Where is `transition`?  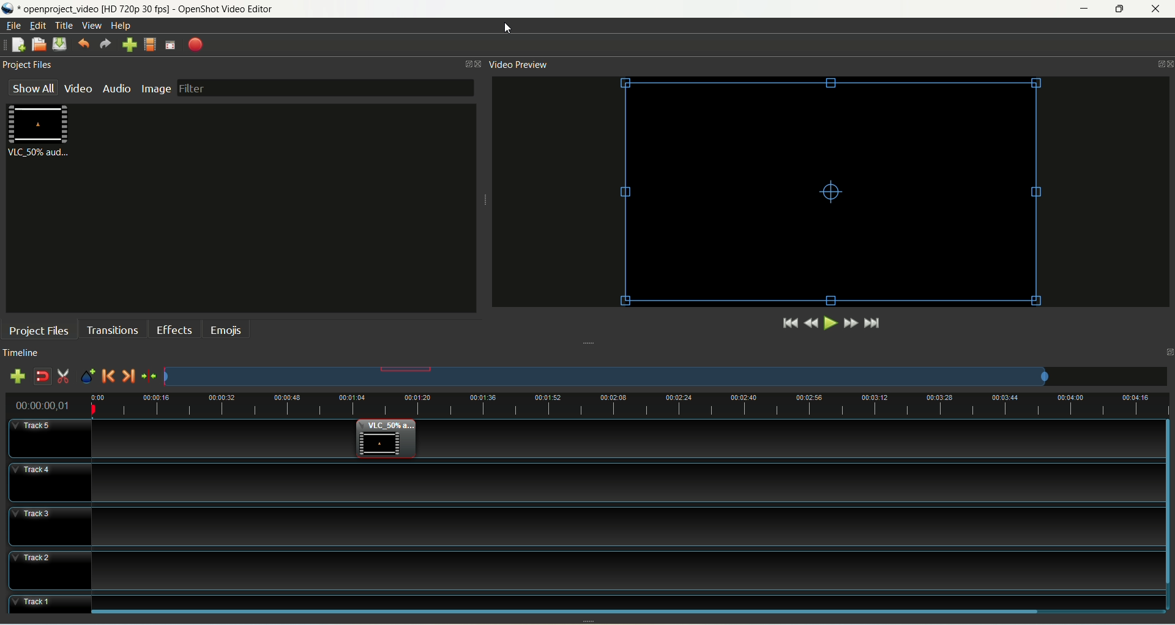 transition is located at coordinates (110, 329).